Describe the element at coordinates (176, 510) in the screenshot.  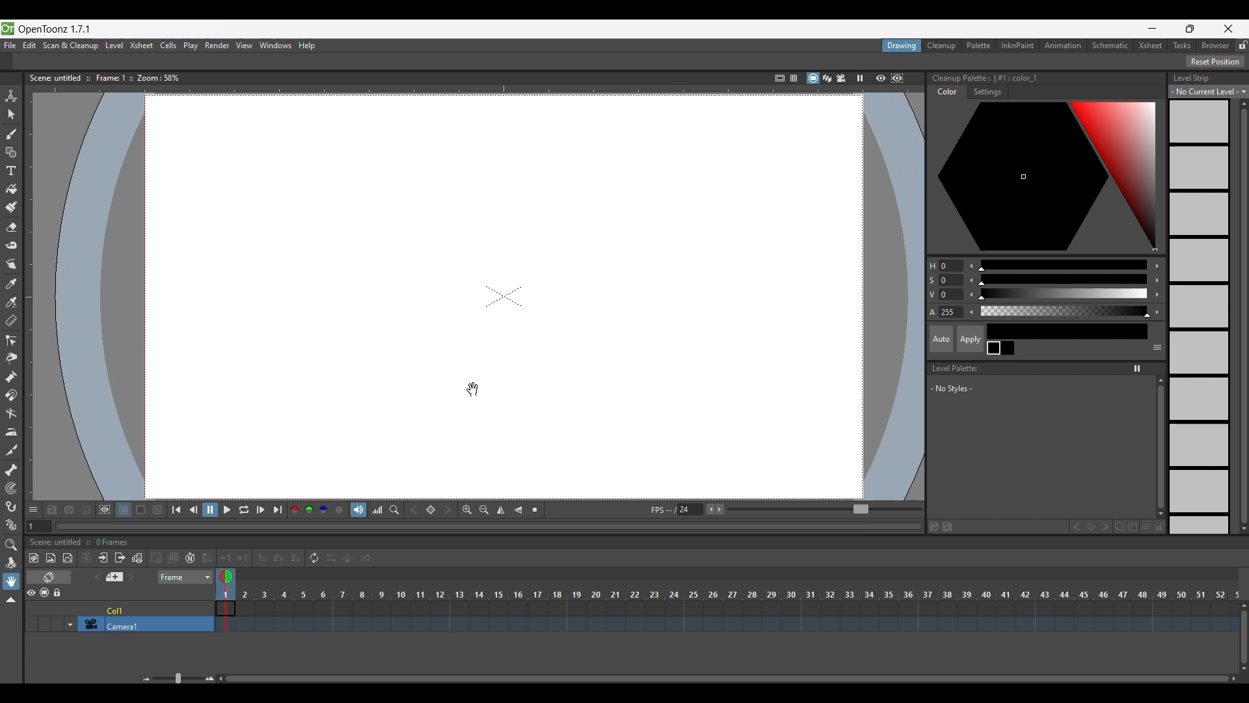
I see `First frame` at that location.